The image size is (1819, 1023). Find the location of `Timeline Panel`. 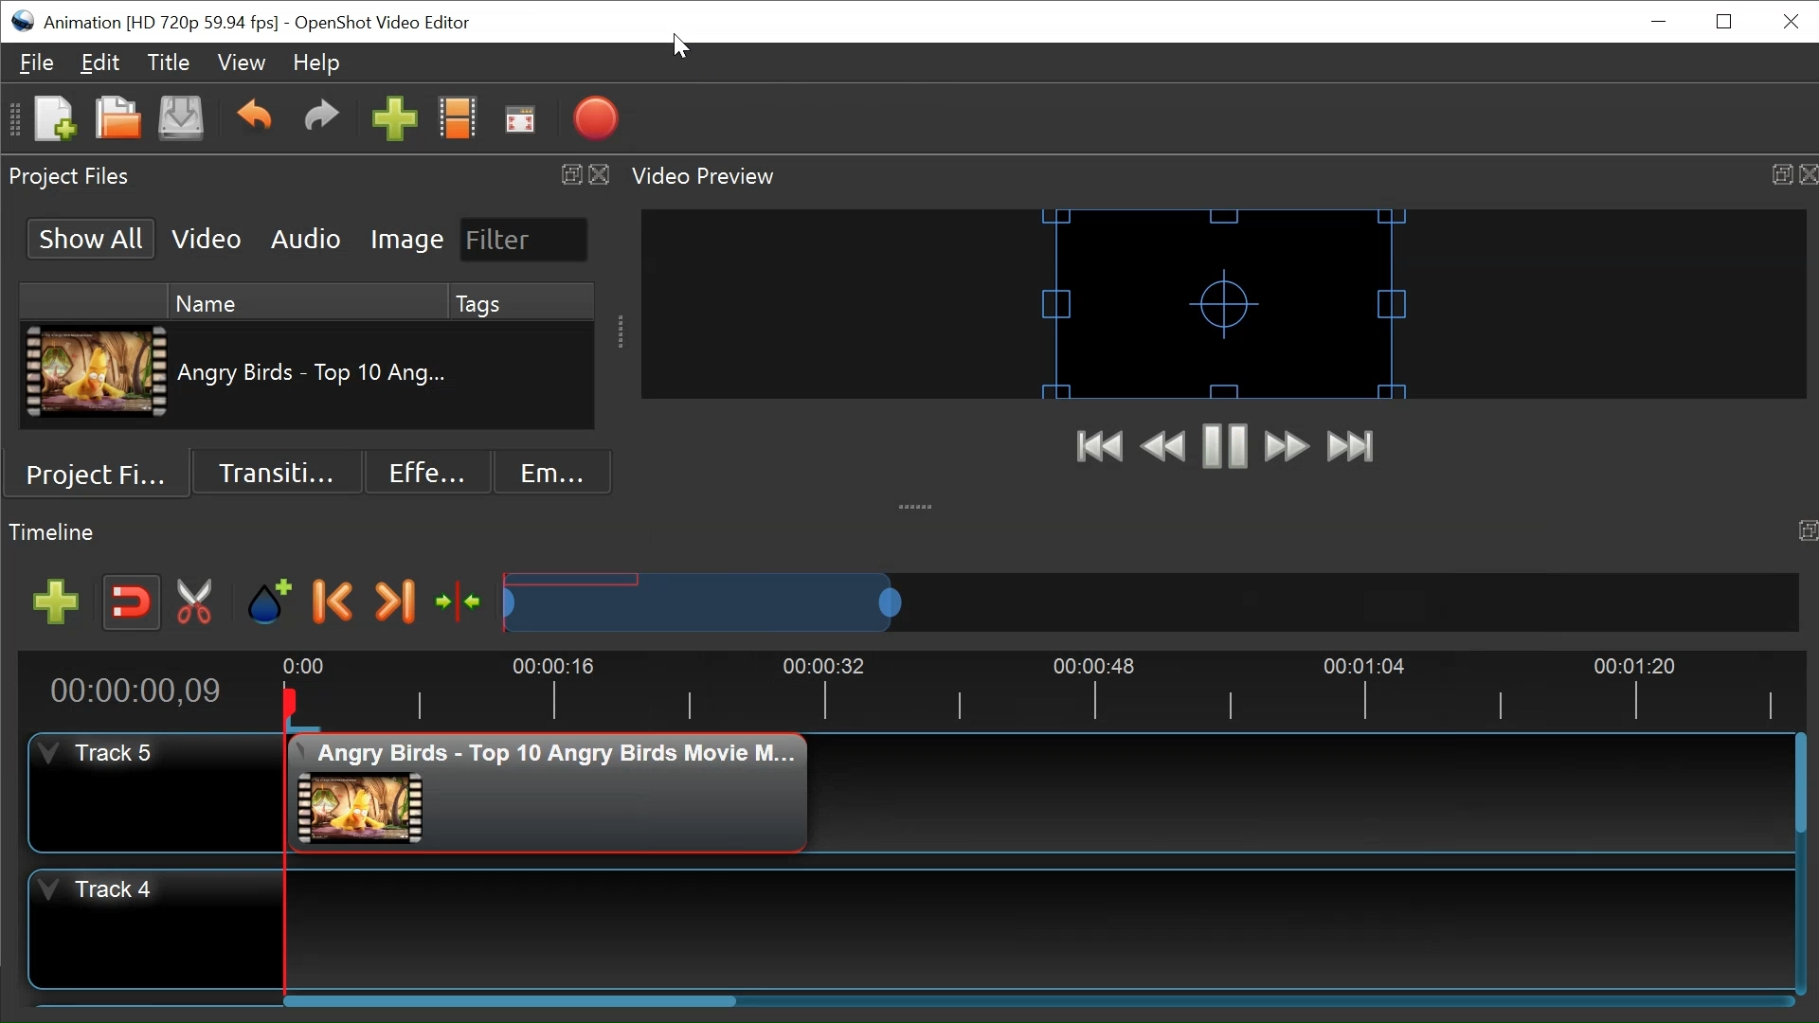

Timeline Panel is located at coordinates (909, 533).